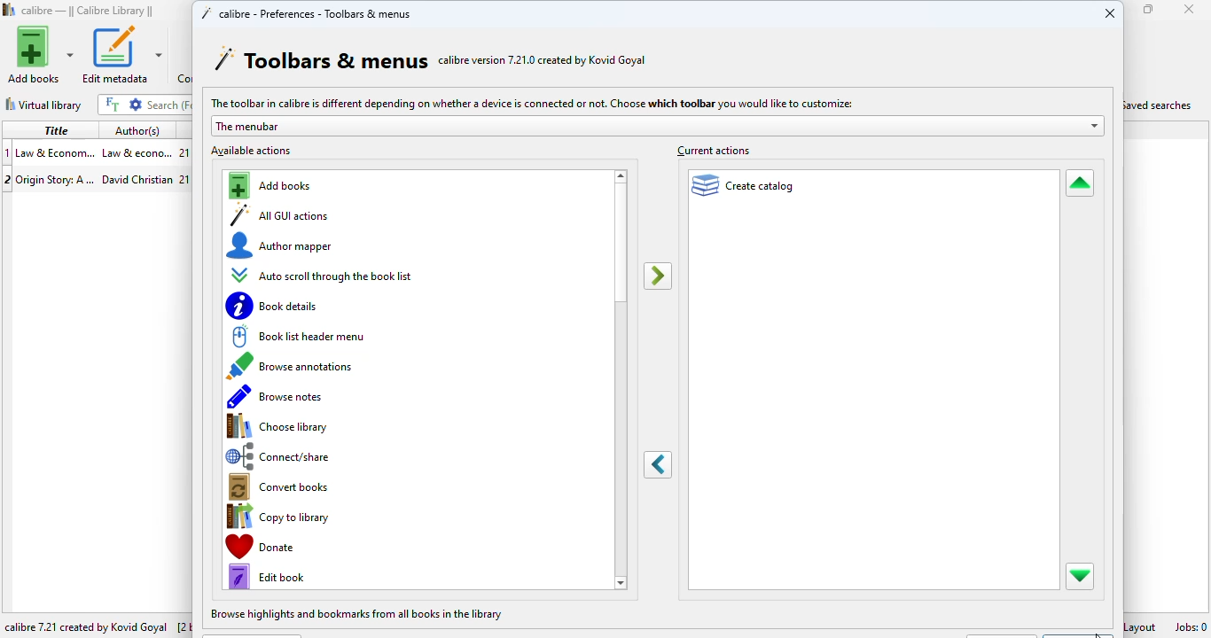 This screenshot has height=638, width=1211. I want to click on title, so click(56, 129).